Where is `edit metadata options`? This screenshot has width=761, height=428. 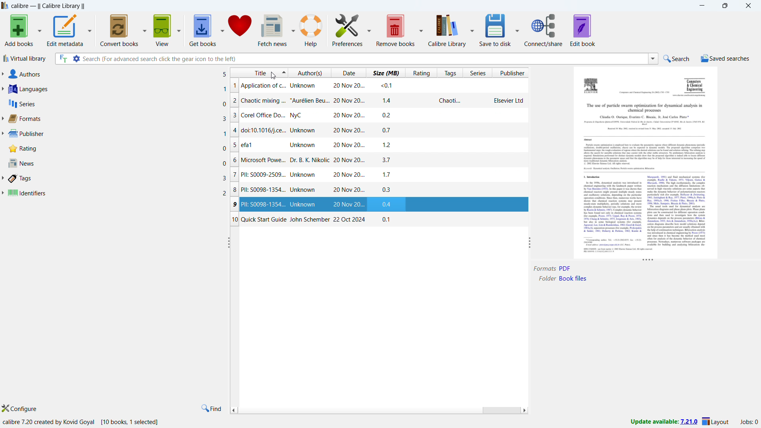 edit metadata options is located at coordinates (88, 30).